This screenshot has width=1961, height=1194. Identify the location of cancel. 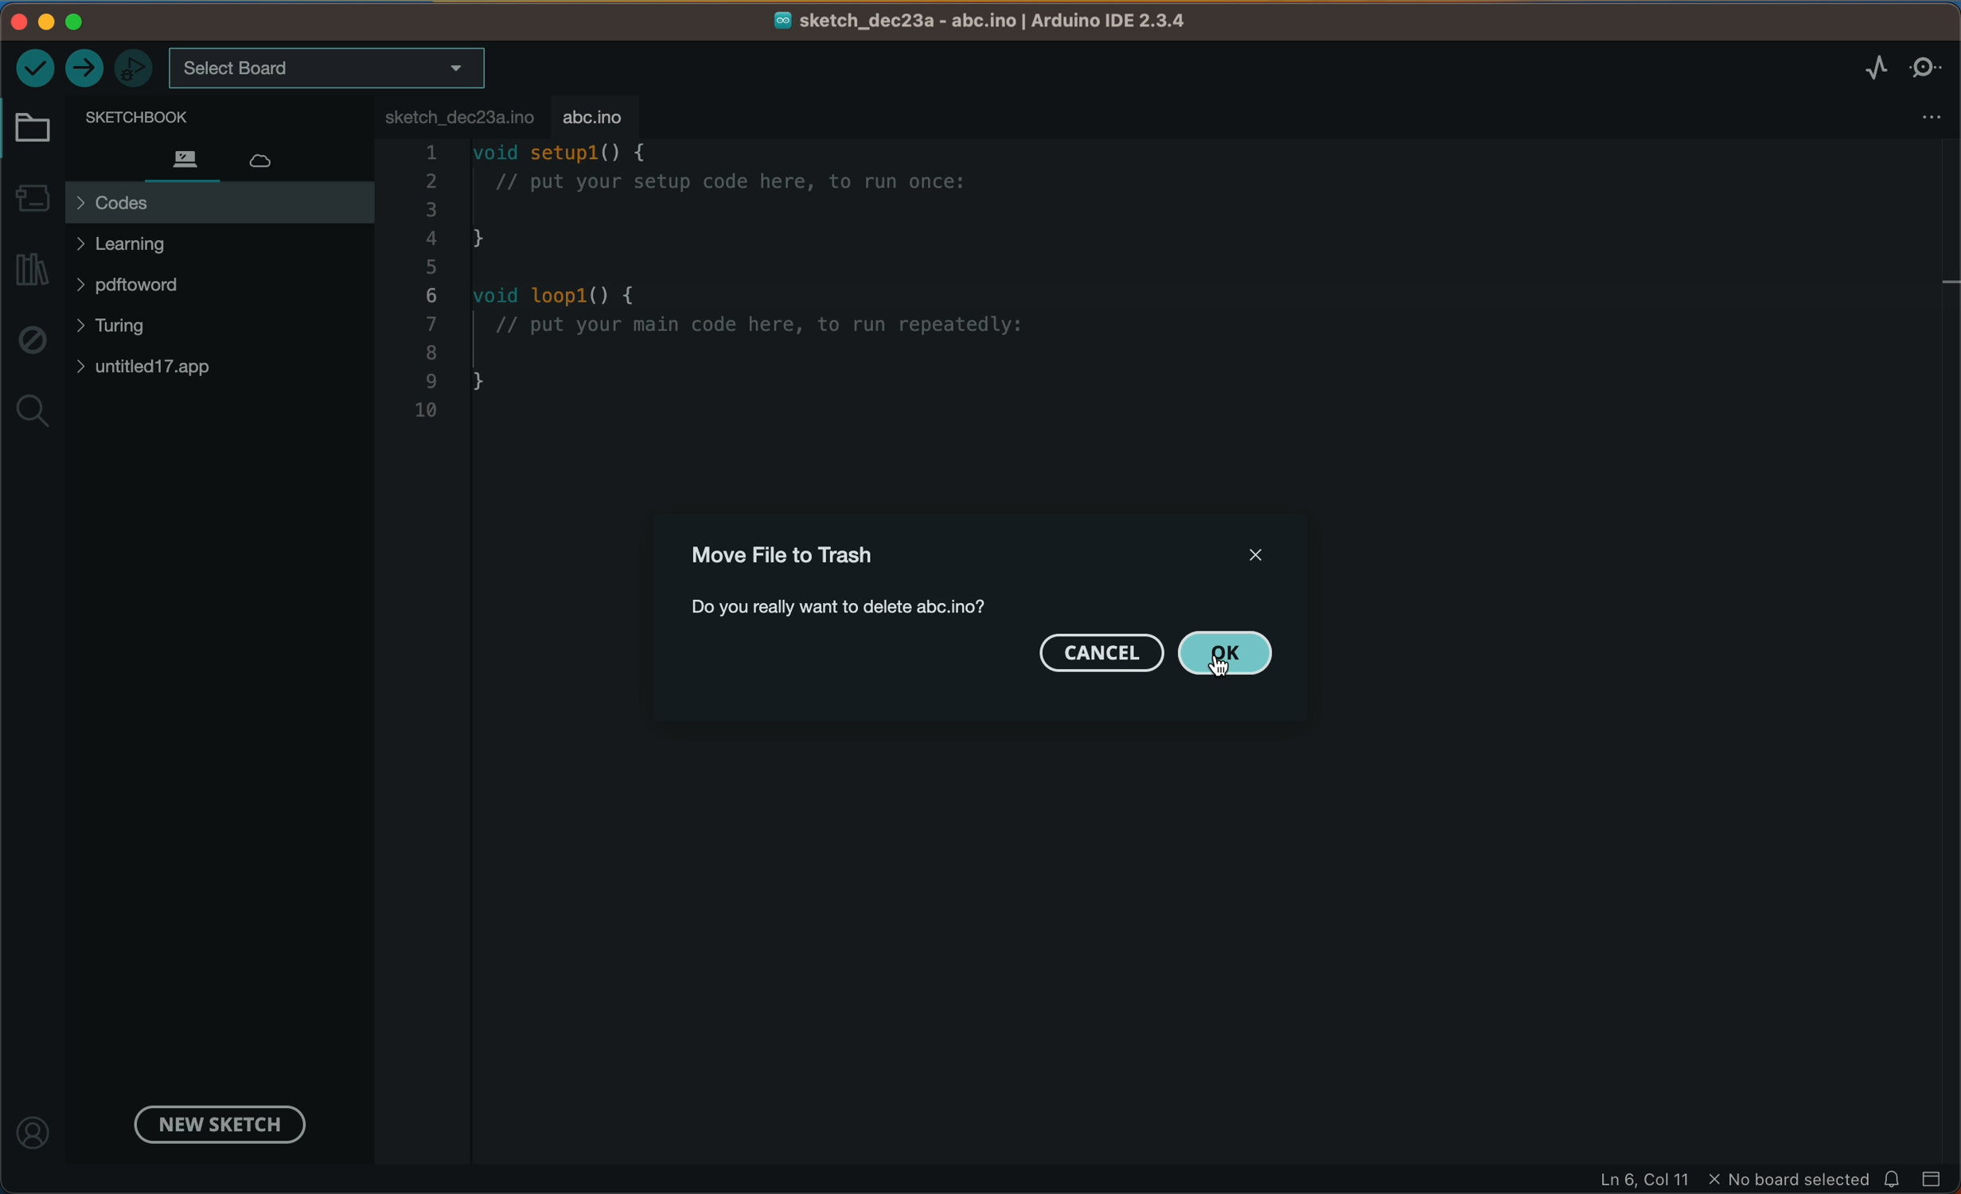
(1098, 659).